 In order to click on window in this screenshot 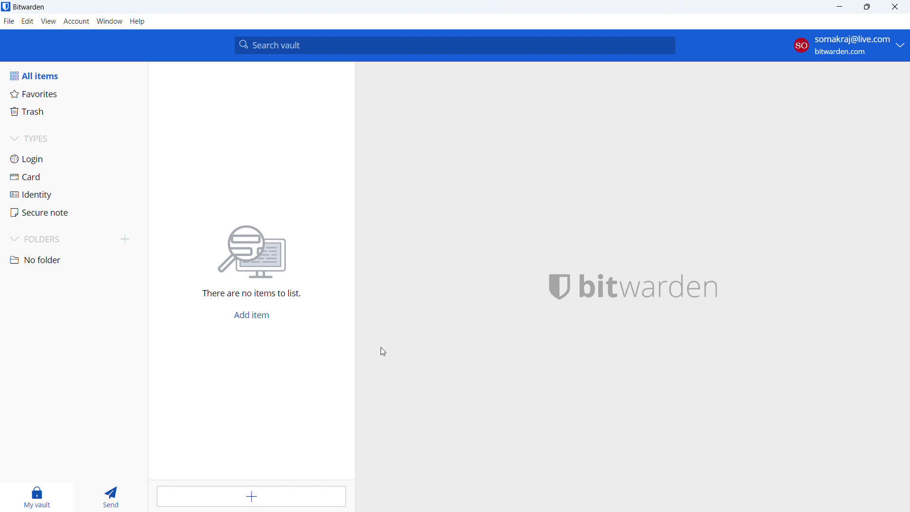, I will do `click(109, 21)`.